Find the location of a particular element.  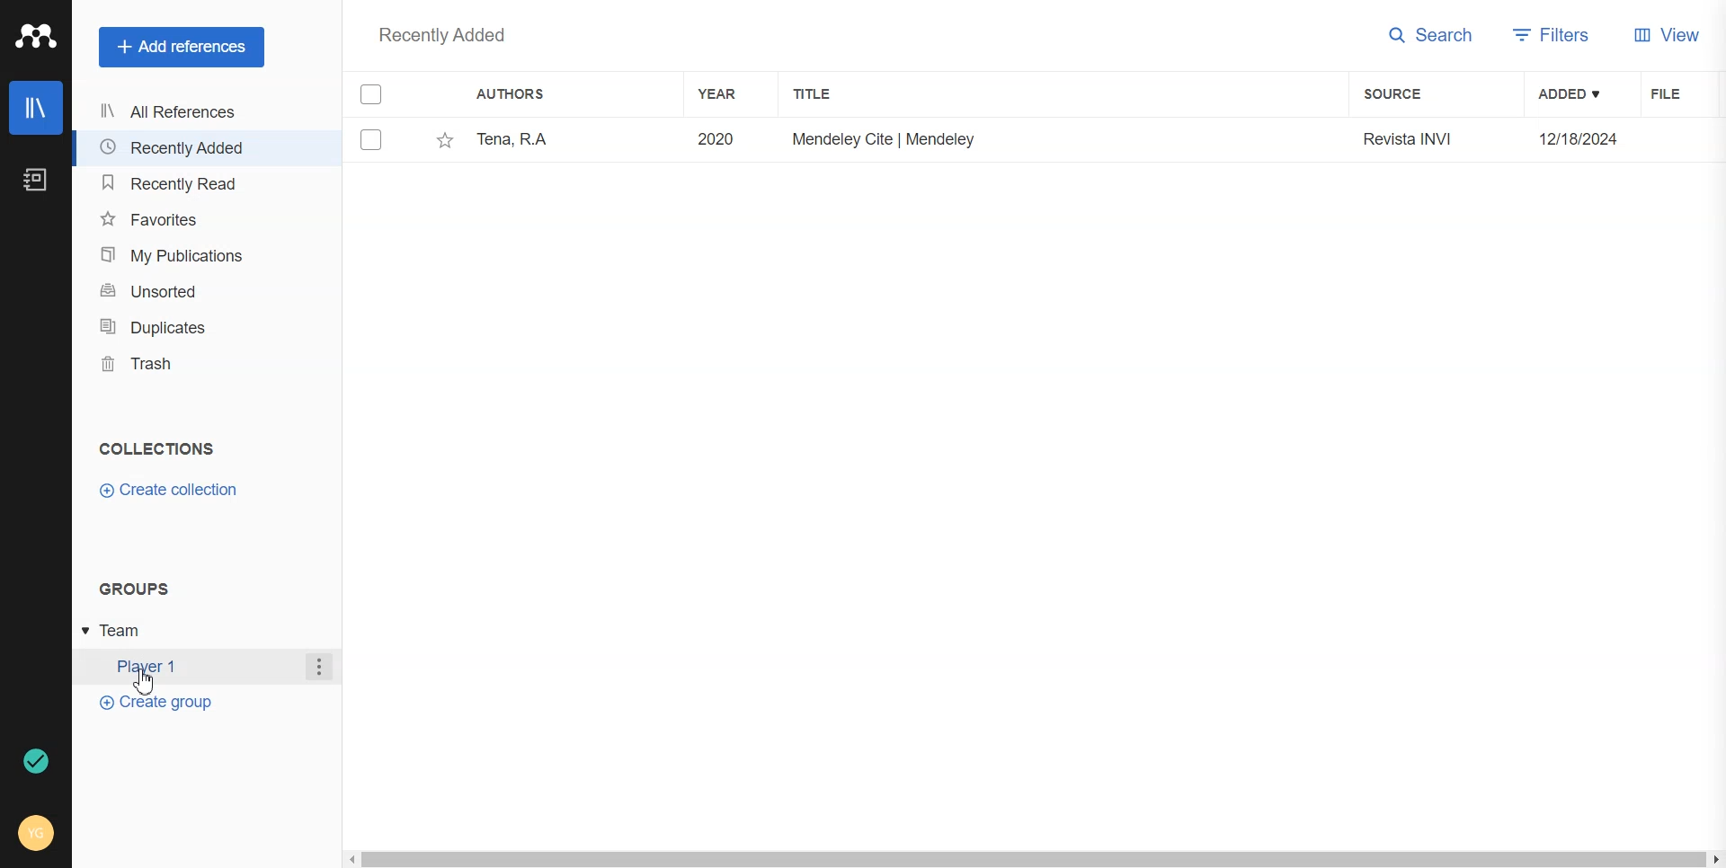

scroll right is located at coordinates (1715, 859).